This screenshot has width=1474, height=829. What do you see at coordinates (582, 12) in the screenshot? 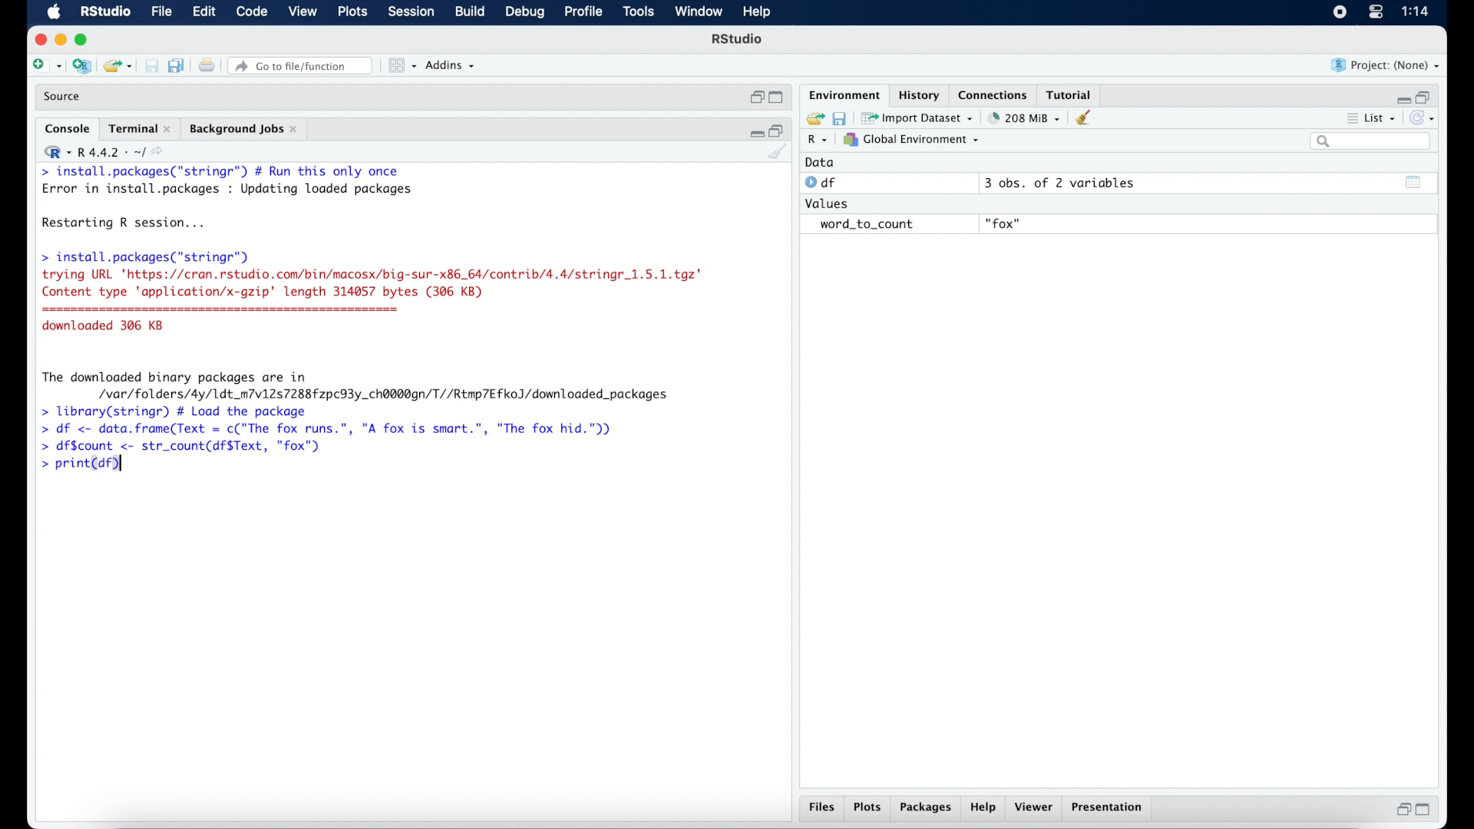
I see `profile` at bounding box center [582, 12].